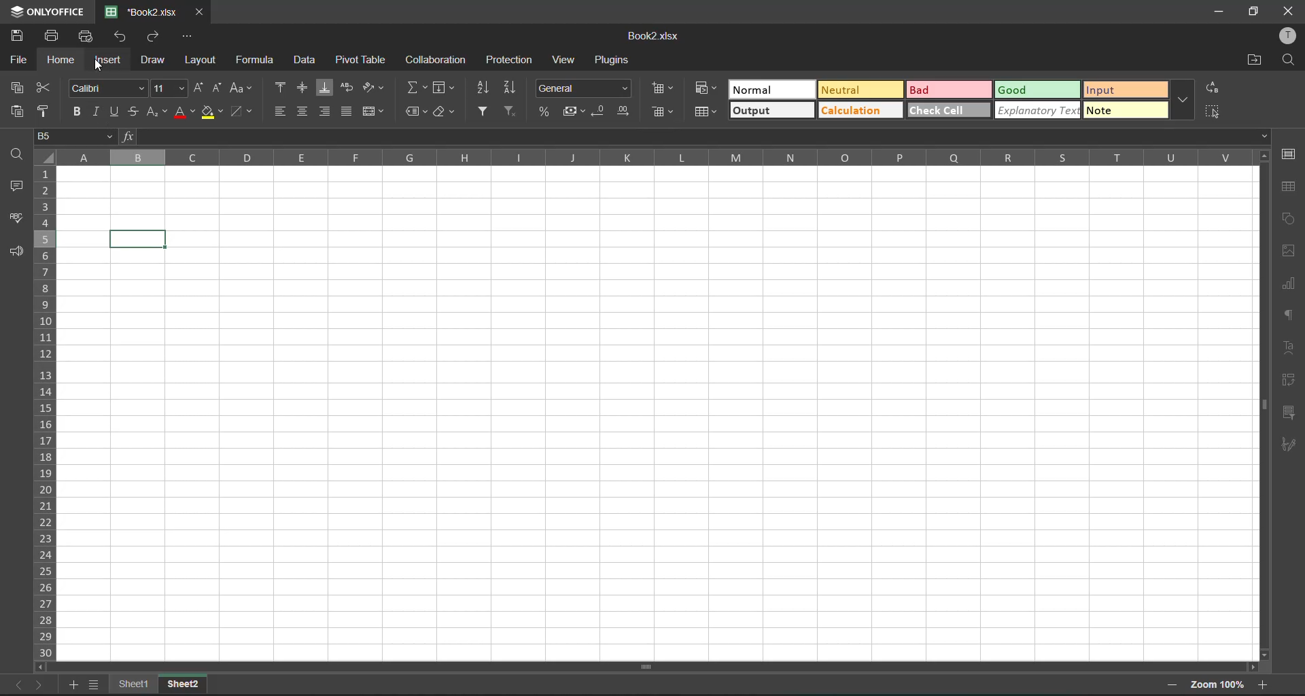 The image size is (1305, 696). I want to click on row numbers, so click(48, 414).